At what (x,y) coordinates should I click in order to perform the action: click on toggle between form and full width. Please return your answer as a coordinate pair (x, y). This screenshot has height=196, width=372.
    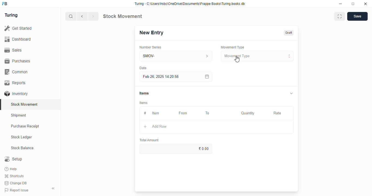
    Looking at the image, I should click on (340, 16).